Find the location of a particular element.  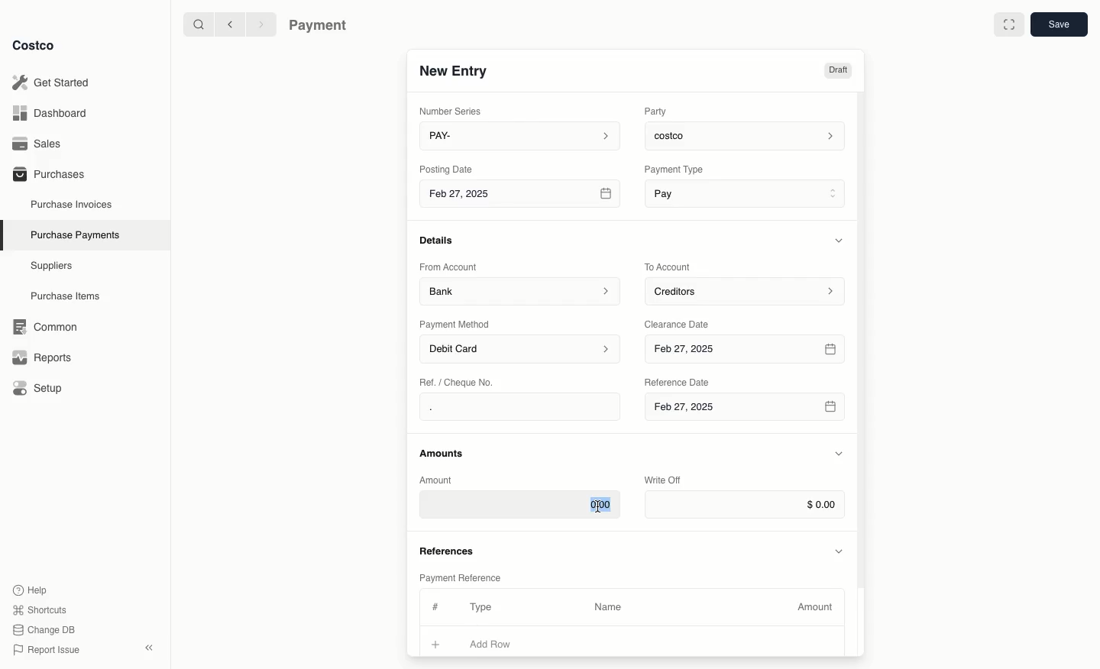

Amount is located at coordinates (817, 607).